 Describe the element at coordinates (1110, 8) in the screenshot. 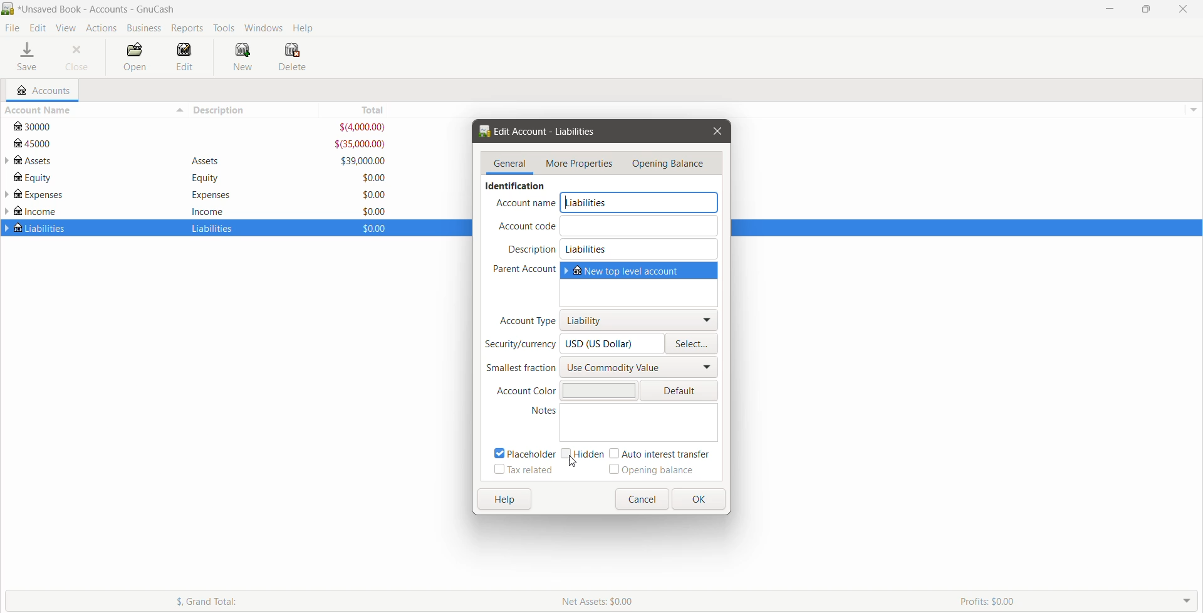

I see `Minimize` at that location.